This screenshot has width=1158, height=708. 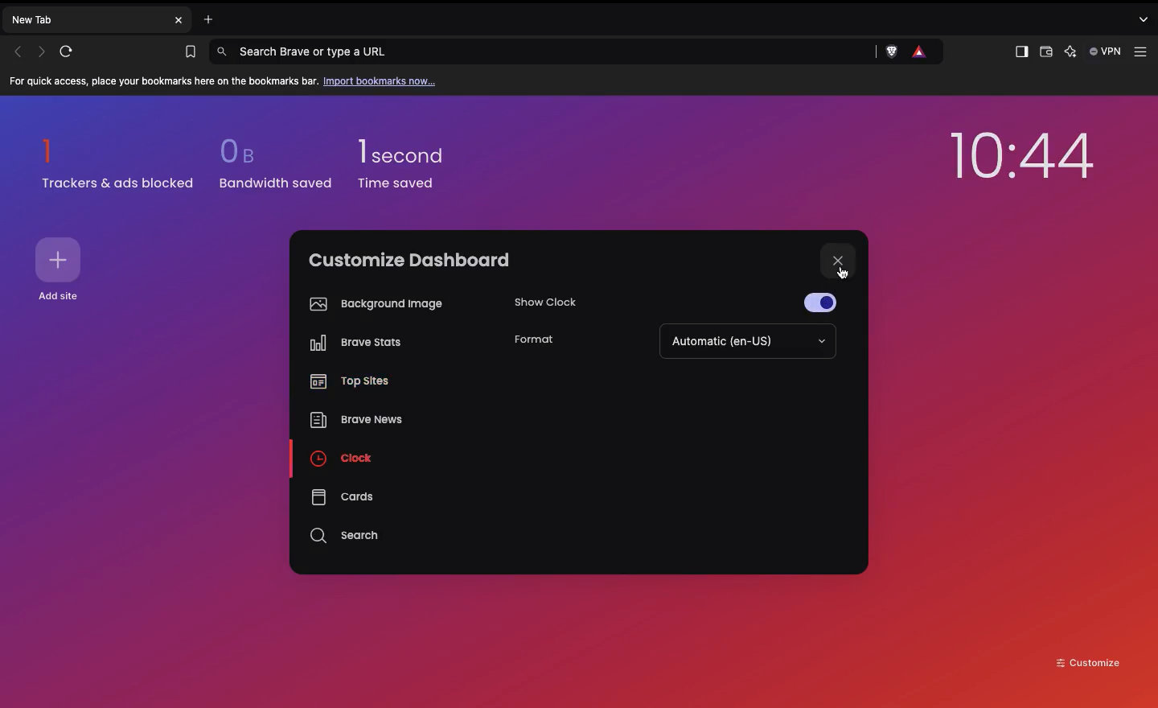 What do you see at coordinates (1070, 53) in the screenshot?
I see `Leo AI` at bounding box center [1070, 53].